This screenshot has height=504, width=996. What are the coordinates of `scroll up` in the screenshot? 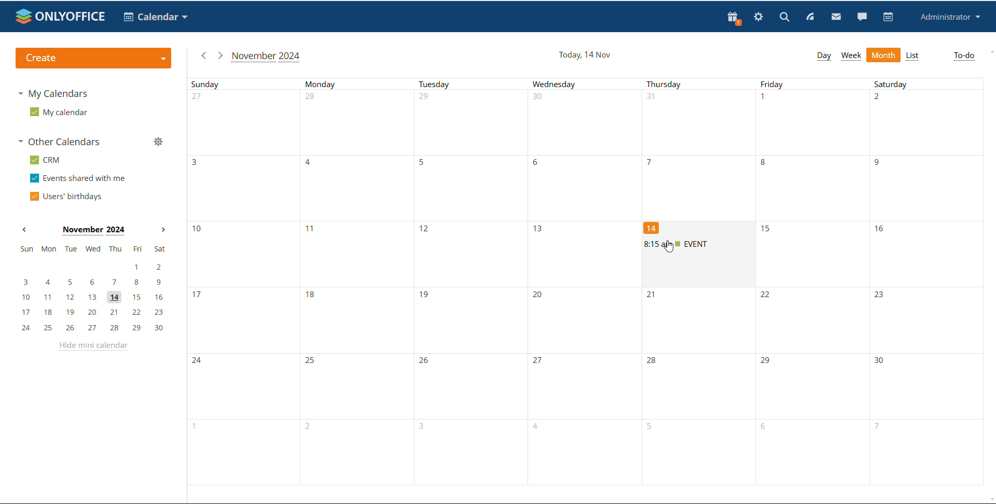 It's located at (990, 52).